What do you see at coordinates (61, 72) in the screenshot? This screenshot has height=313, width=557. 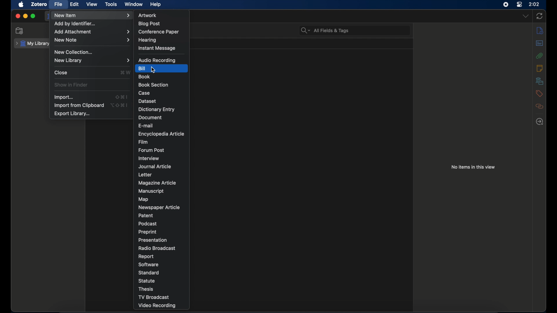 I see `close` at bounding box center [61, 72].